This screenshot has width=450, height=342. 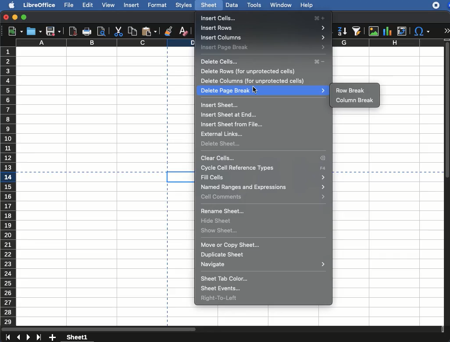 What do you see at coordinates (167, 107) in the screenshot?
I see `page break` at bounding box center [167, 107].